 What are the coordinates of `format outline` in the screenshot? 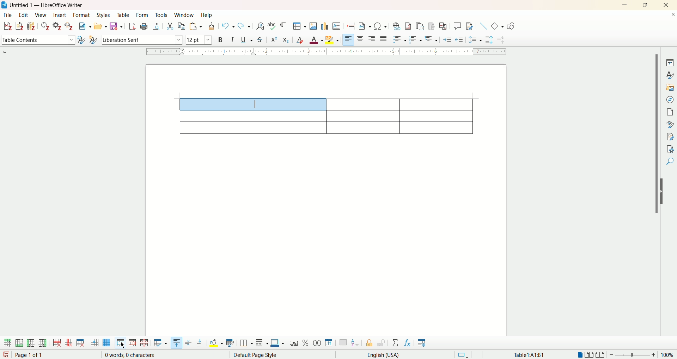 It's located at (432, 40).